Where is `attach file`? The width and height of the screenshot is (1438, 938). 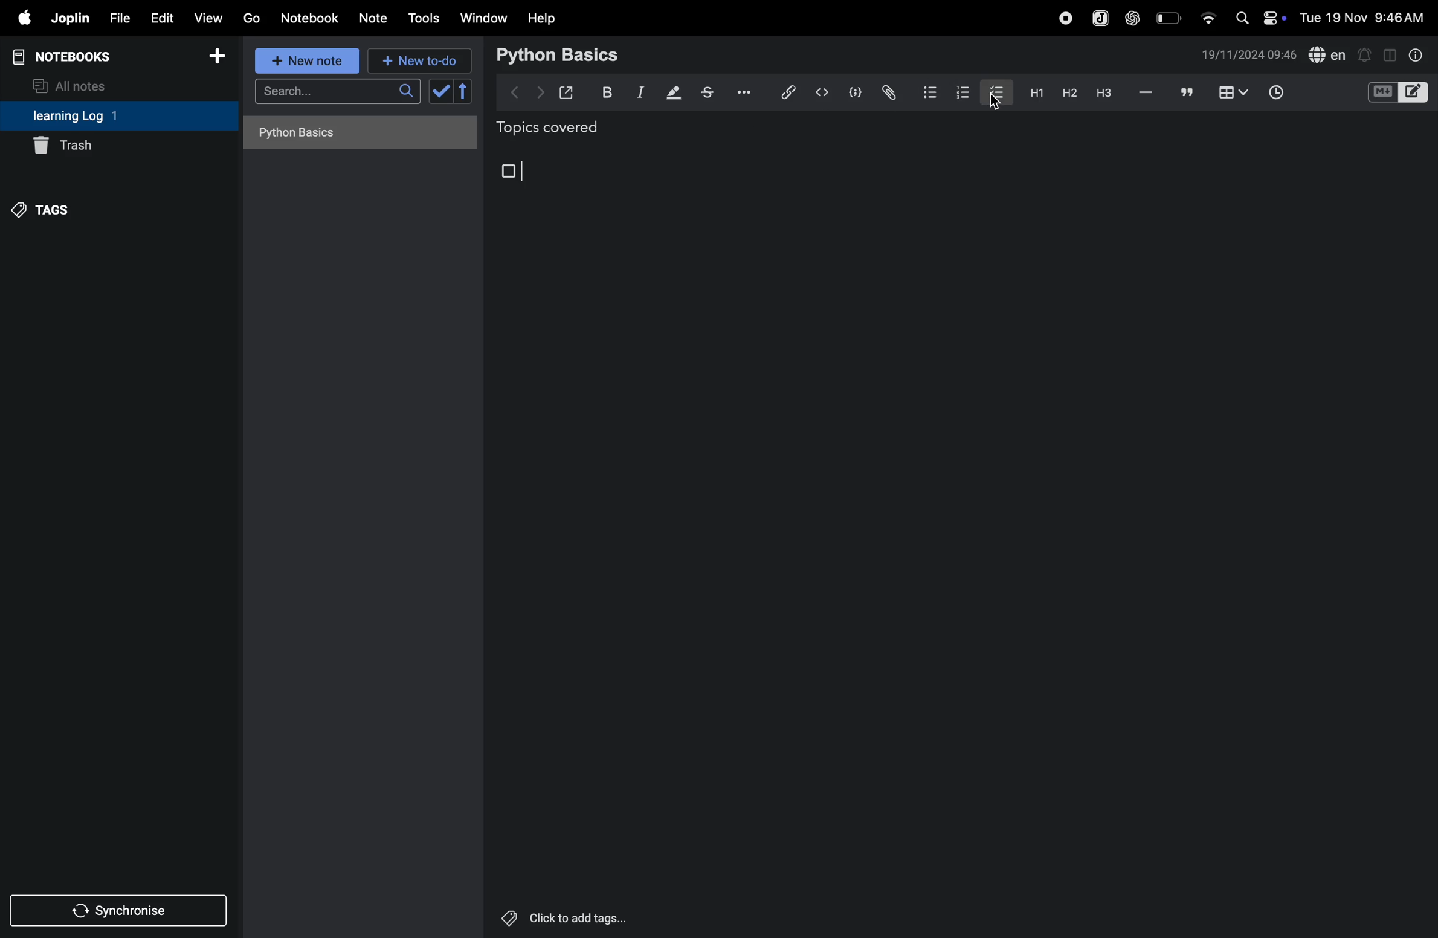 attach file is located at coordinates (888, 92).